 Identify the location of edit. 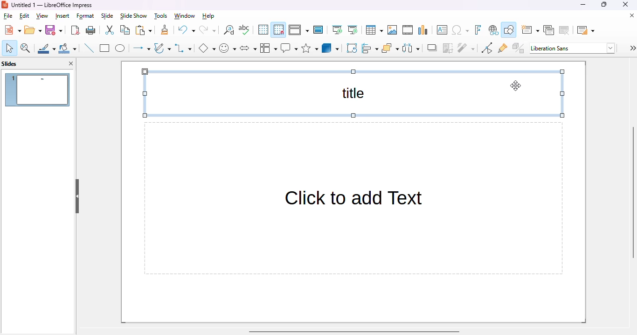
(25, 16).